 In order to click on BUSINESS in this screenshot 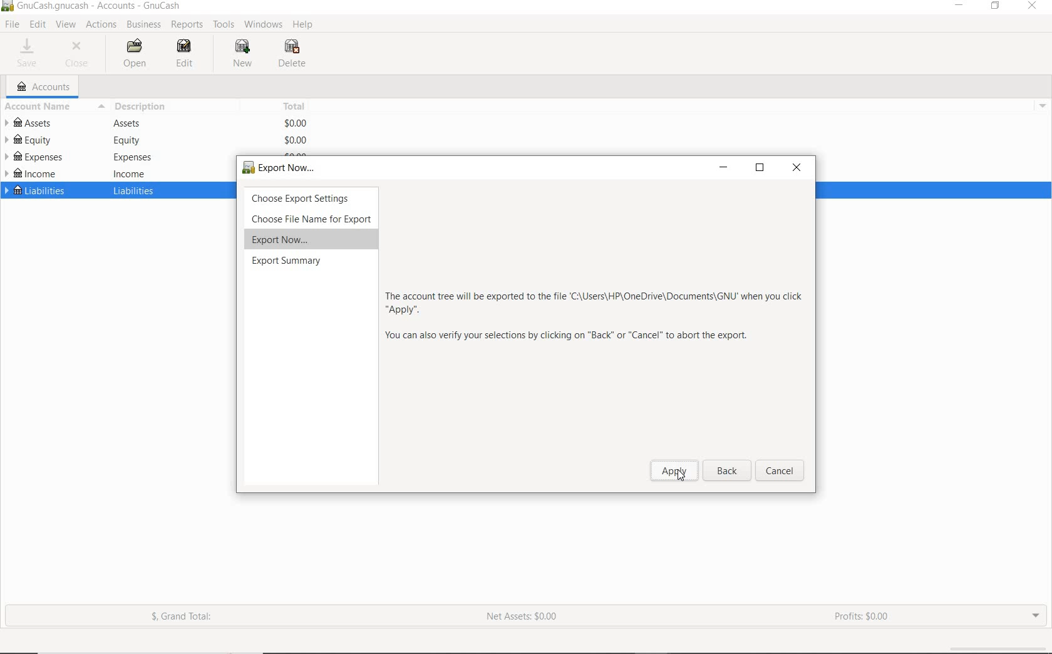, I will do `click(143, 25)`.